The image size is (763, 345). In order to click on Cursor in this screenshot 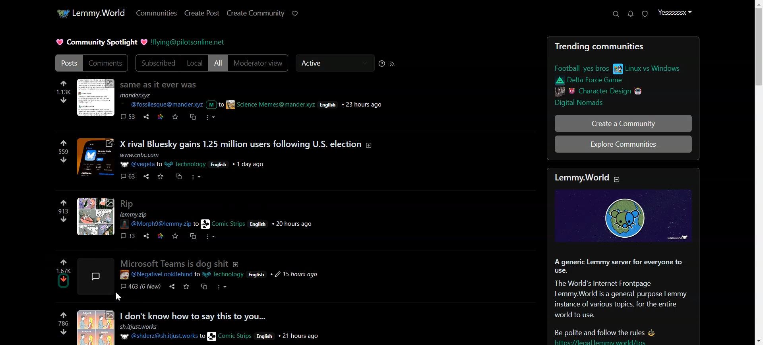, I will do `click(119, 297)`.